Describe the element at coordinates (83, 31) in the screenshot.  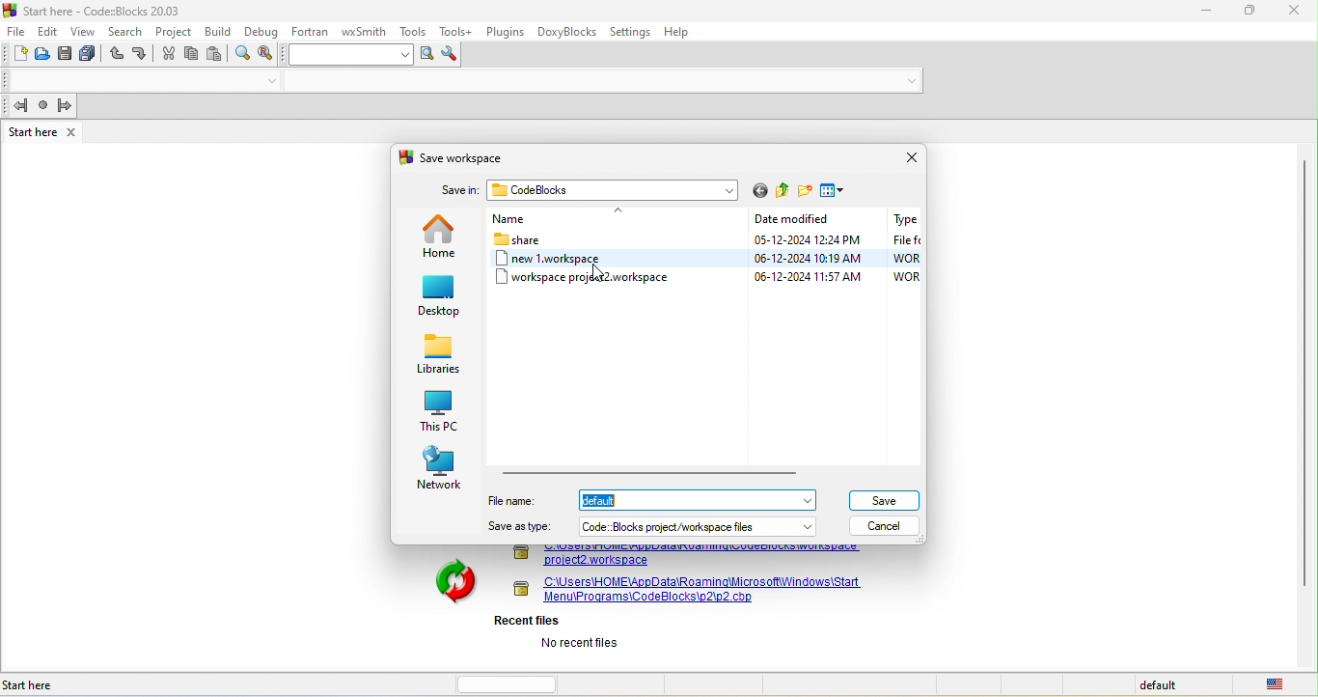
I see `view` at that location.